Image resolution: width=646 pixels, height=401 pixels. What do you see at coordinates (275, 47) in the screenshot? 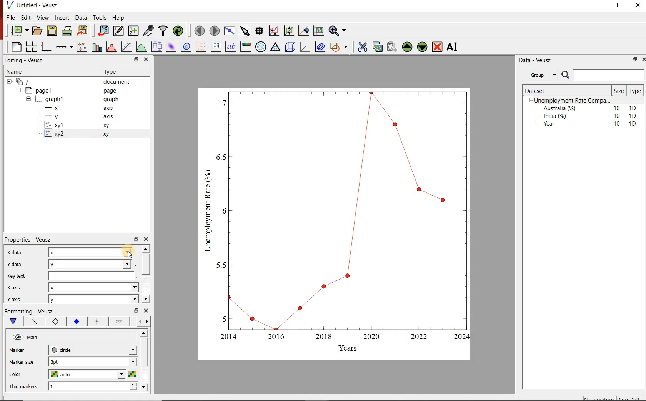
I see `ternary graph` at bounding box center [275, 47].